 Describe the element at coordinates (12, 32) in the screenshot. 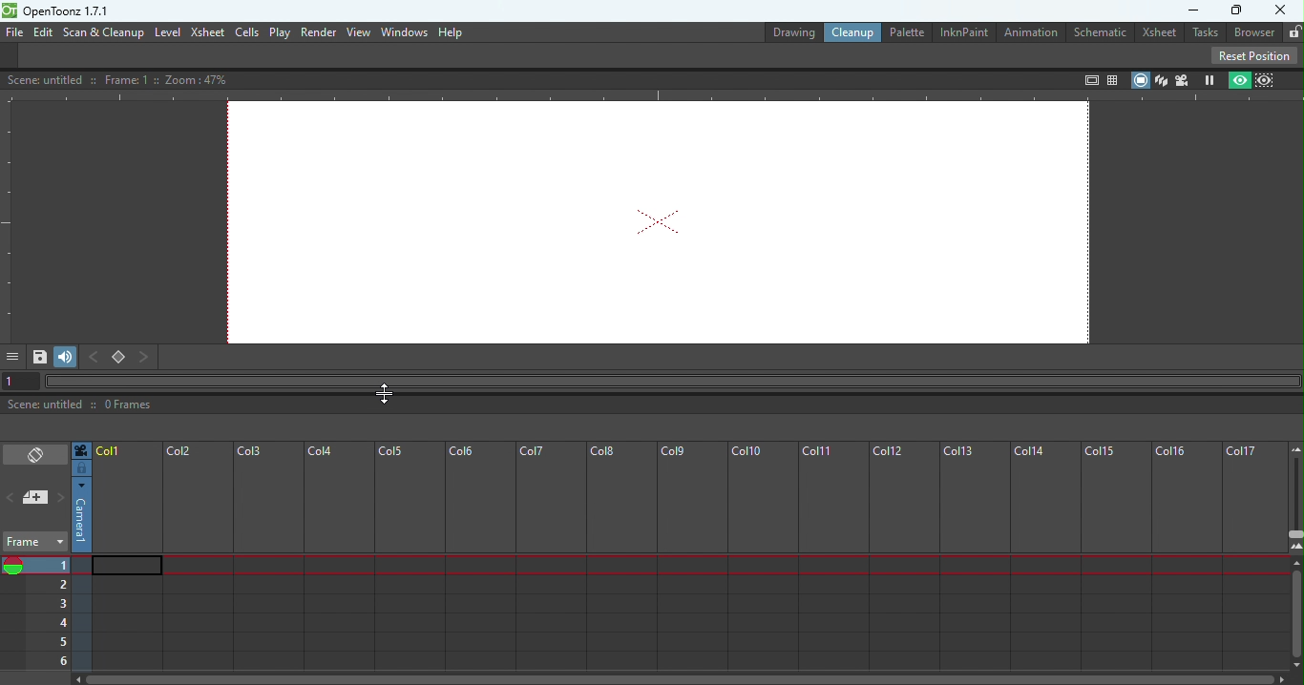

I see `File` at that location.